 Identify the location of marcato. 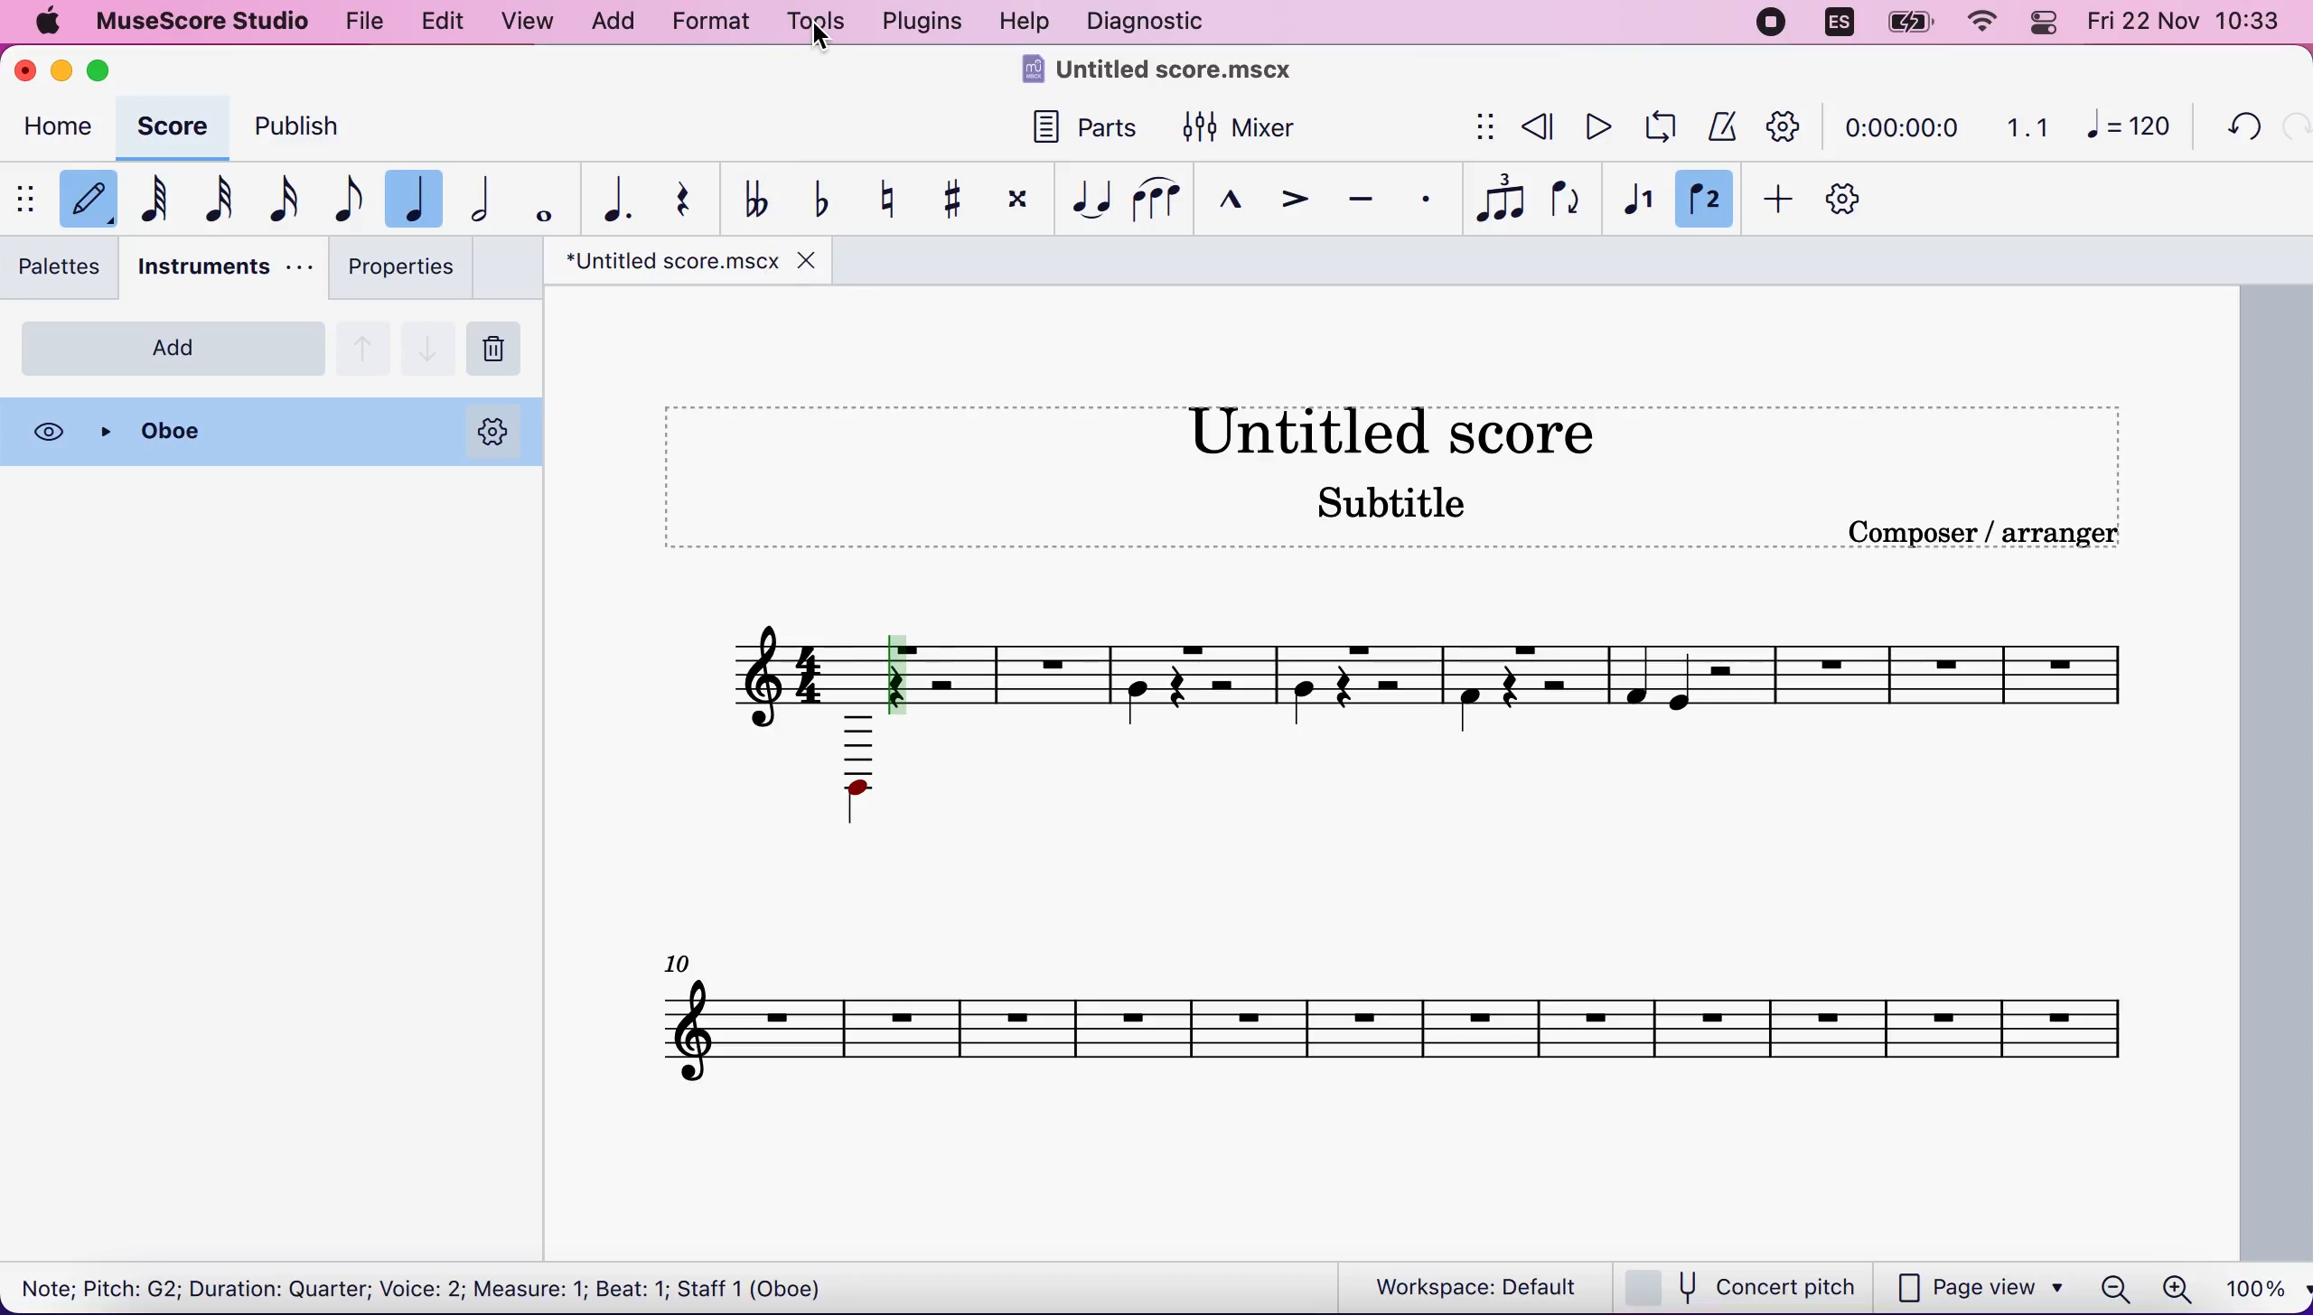
(1241, 202).